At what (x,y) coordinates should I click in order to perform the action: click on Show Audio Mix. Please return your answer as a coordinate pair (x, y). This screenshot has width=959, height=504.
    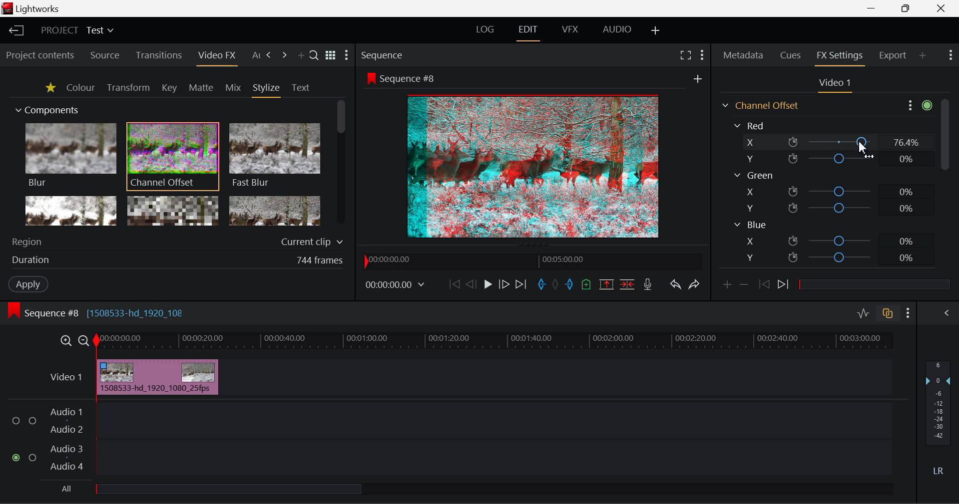
    Looking at the image, I should click on (941, 313).